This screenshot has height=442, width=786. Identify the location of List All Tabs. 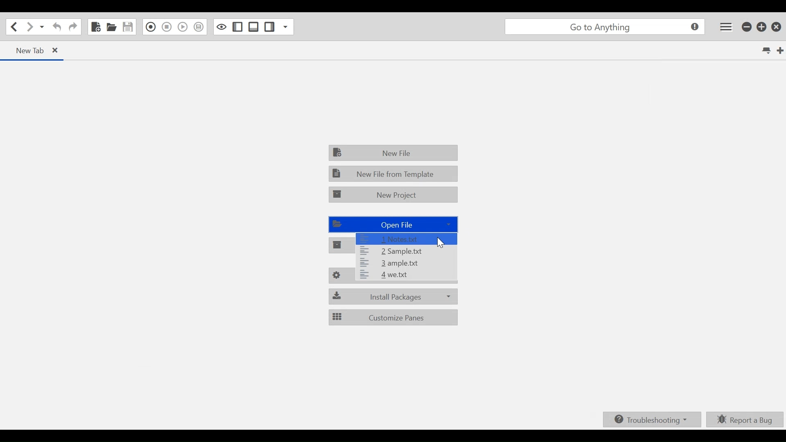
(767, 50).